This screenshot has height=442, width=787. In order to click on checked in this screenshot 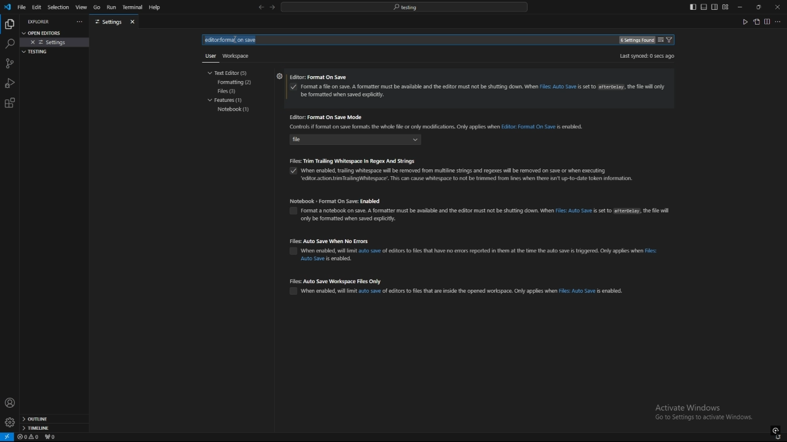, I will do `click(291, 173)`.